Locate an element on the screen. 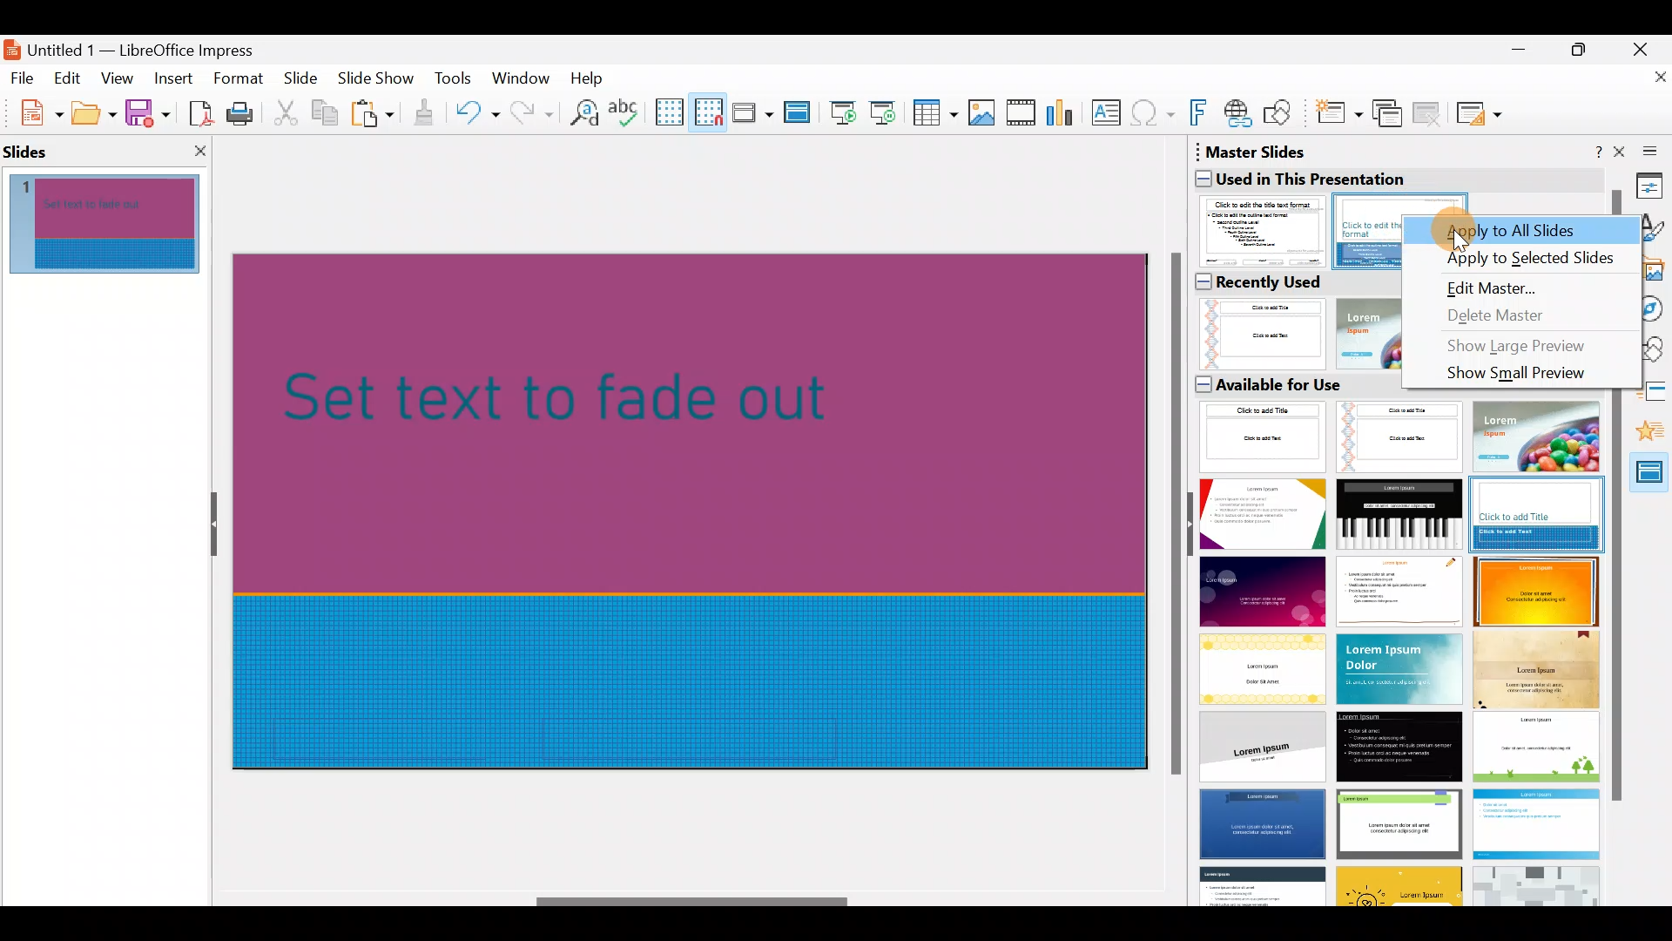 Image resolution: width=1672 pixels, height=941 pixels. File is located at coordinates (23, 77).